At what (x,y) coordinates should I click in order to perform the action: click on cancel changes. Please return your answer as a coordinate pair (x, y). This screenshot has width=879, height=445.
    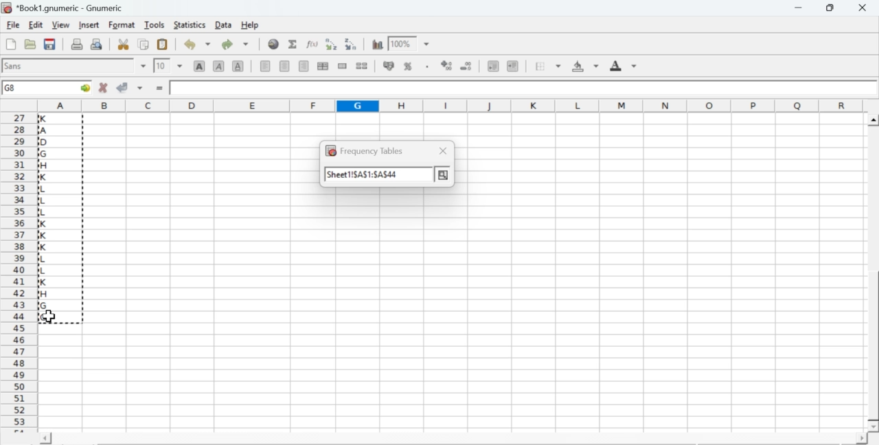
    Looking at the image, I should click on (104, 87).